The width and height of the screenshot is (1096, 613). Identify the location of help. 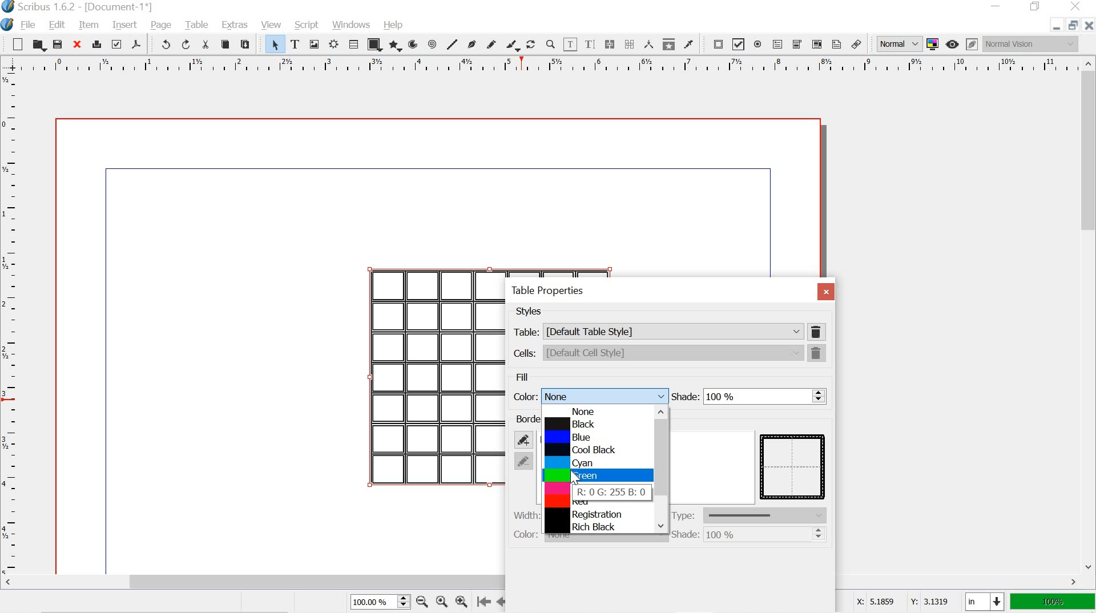
(394, 23).